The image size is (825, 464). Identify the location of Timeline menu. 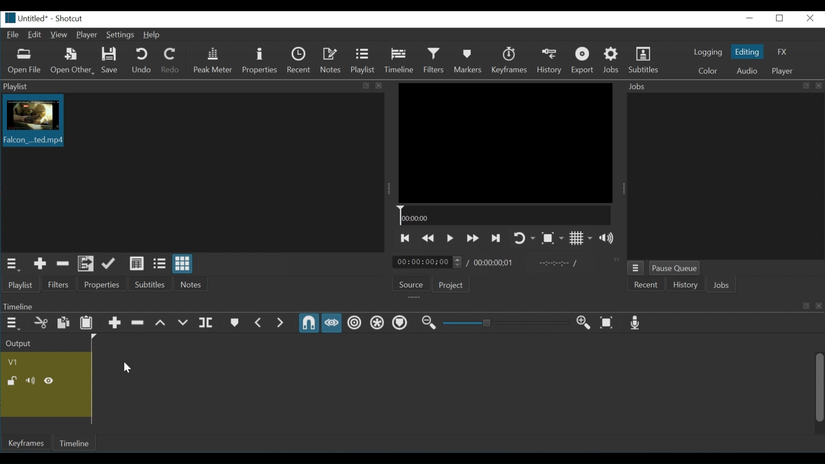
(13, 324).